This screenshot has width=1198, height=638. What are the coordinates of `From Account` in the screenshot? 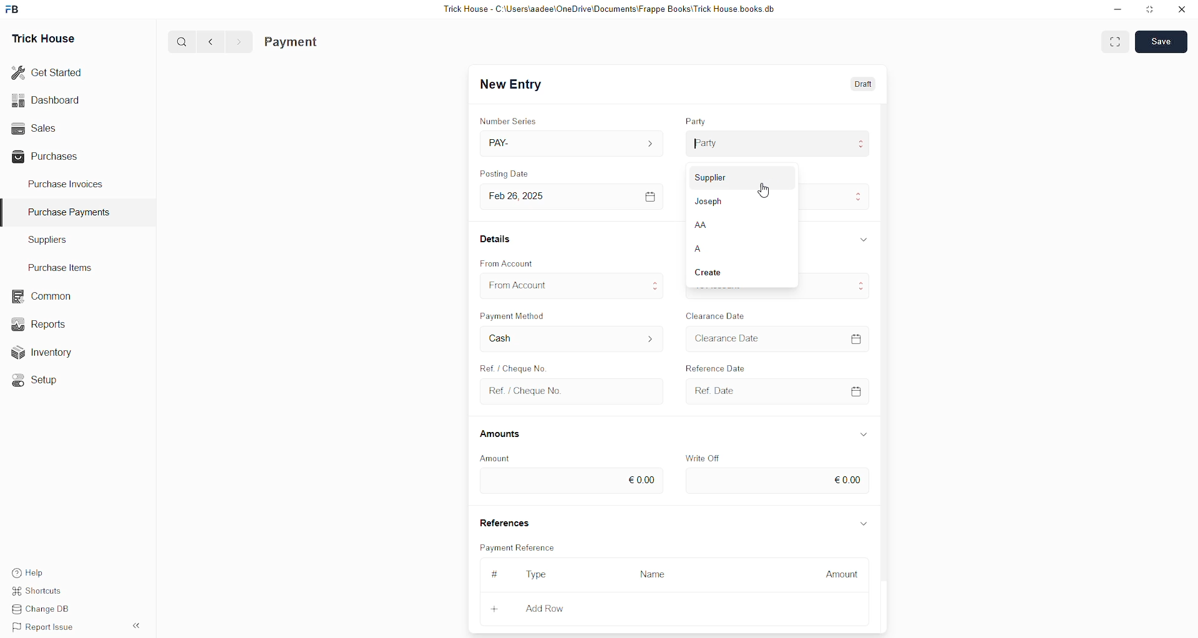 It's located at (509, 262).